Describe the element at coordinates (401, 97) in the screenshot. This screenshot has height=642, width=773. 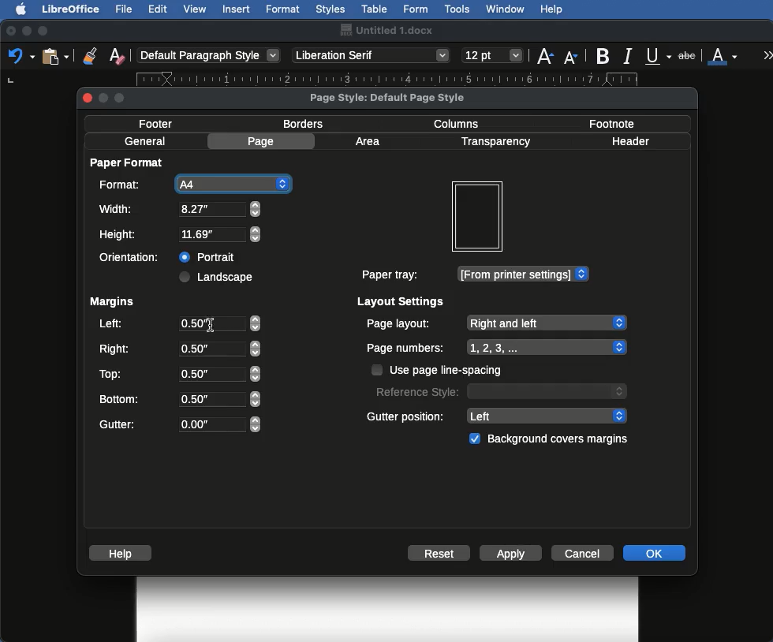
I see `Page style` at that location.